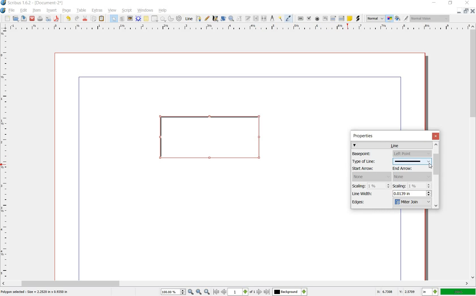 The height and width of the screenshot is (296, 476). I want to click on basepoint, so click(412, 154).